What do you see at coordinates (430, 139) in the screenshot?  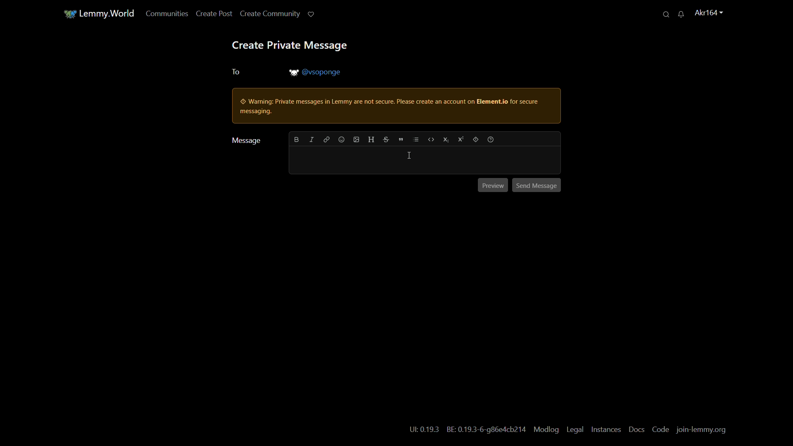 I see `code` at bounding box center [430, 139].